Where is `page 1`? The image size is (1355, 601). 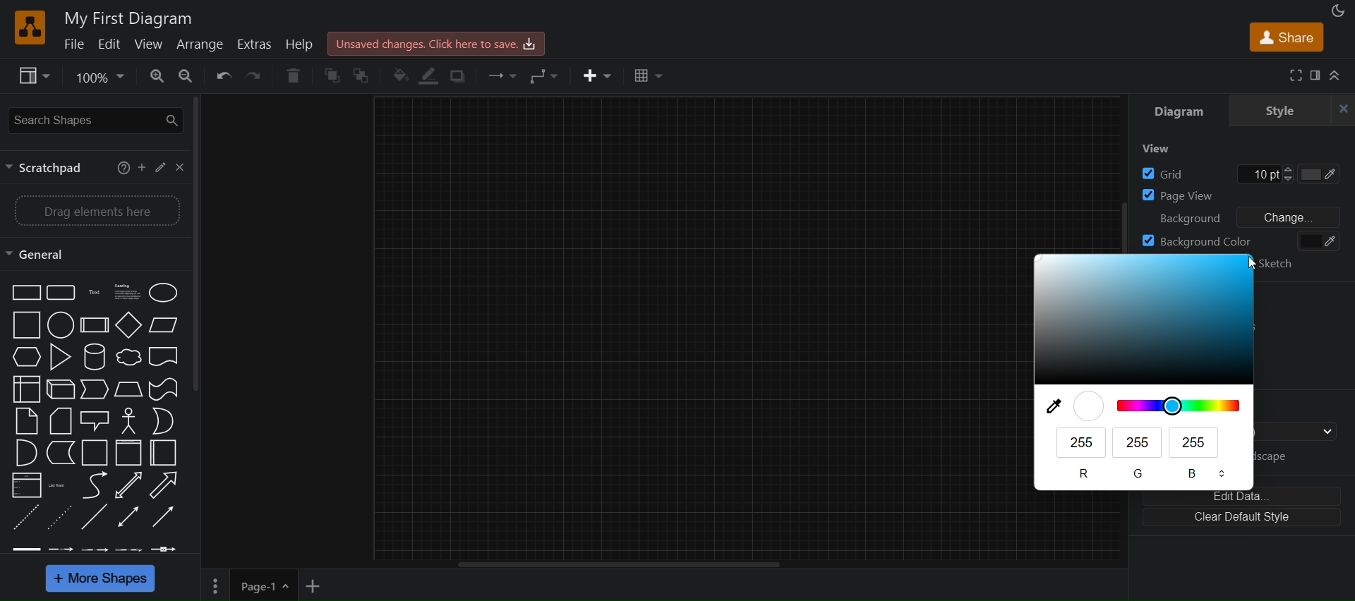 page 1 is located at coordinates (248, 585).